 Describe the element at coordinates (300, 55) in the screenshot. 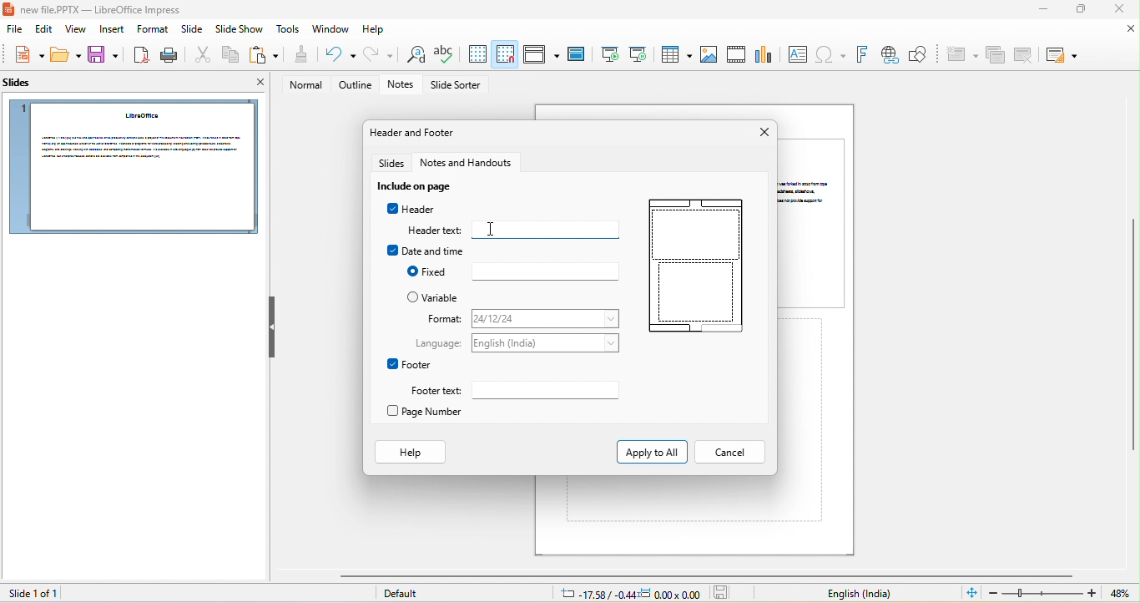

I see `clone formatting` at that location.